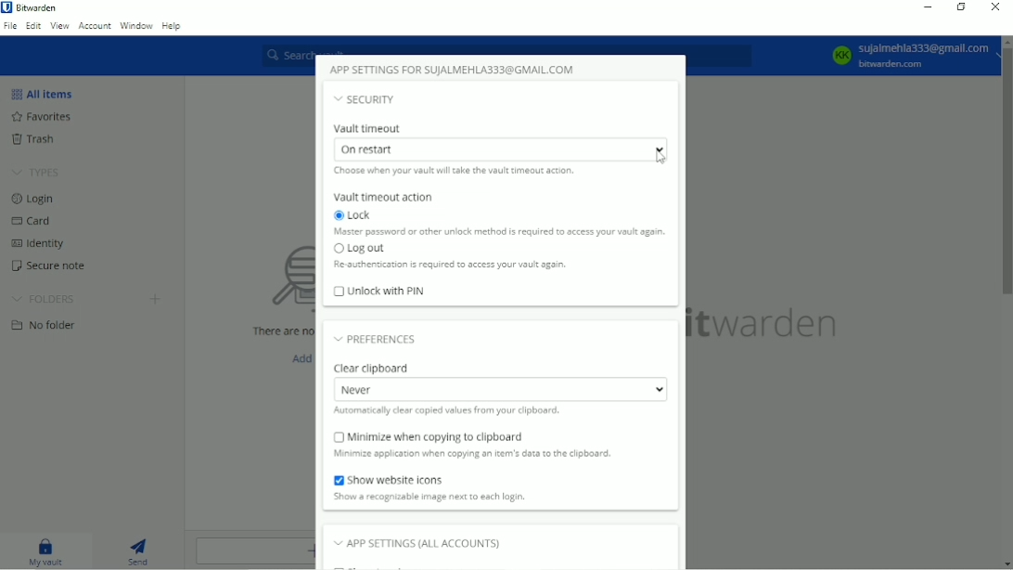  What do you see at coordinates (398, 479) in the screenshot?
I see `Show website icons` at bounding box center [398, 479].